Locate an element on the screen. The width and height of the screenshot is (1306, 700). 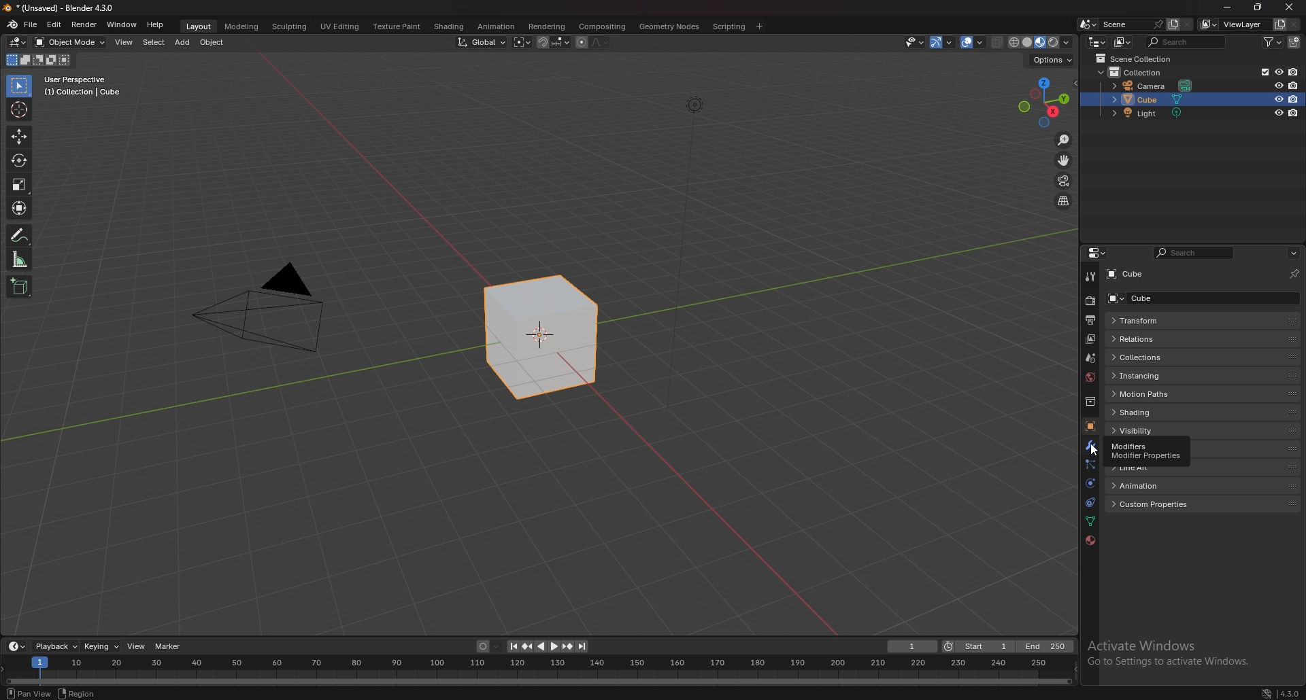
instancing is located at coordinates (1152, 377).